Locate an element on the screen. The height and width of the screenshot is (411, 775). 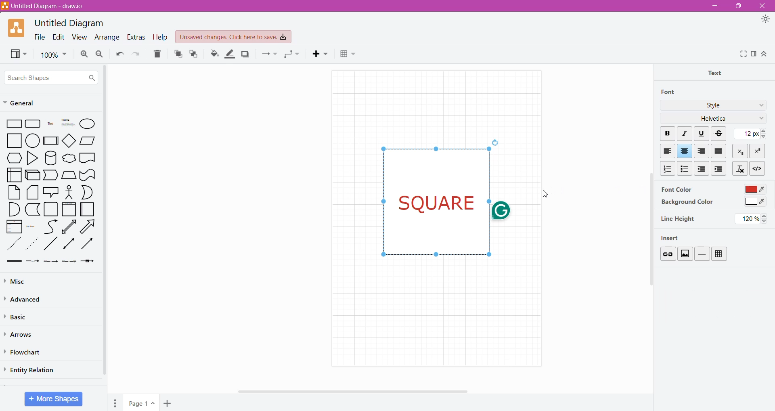
Waypoints is located at coordinates (292, 55).